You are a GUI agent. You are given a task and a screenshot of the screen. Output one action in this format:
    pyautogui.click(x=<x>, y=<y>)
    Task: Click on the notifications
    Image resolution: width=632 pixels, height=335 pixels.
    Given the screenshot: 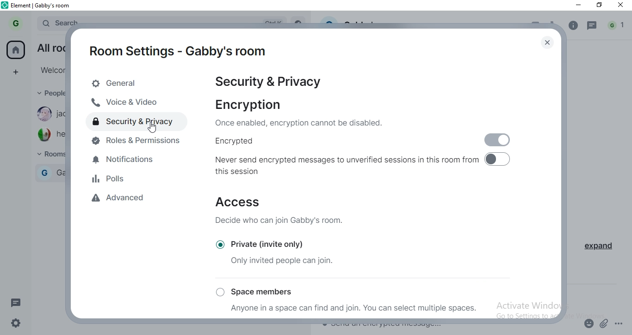 What is the action you would take?
    pyautogui.click(x=134, y=162)
    